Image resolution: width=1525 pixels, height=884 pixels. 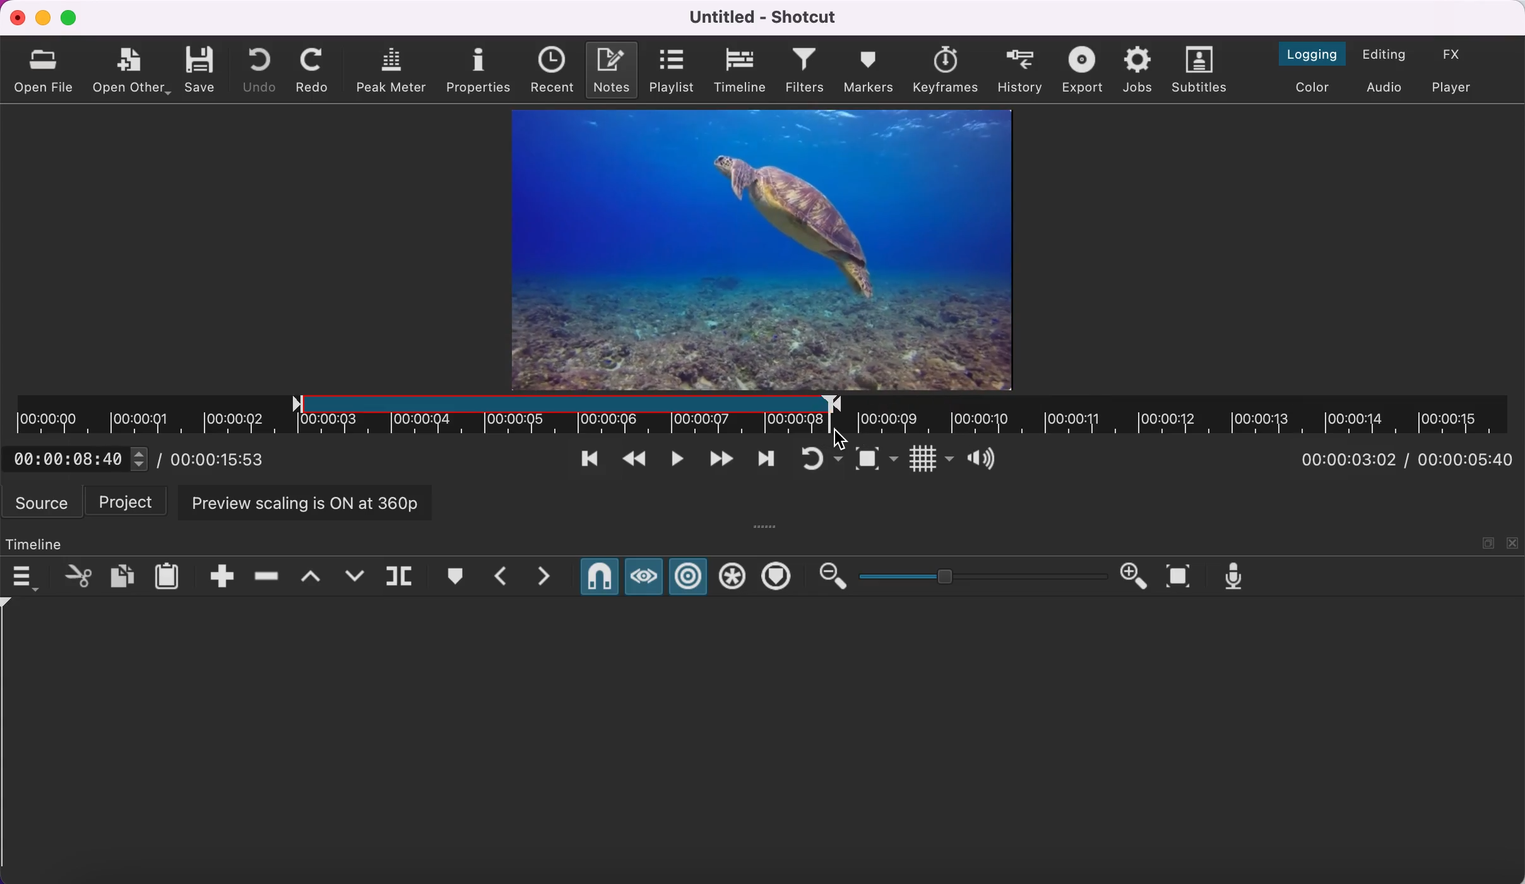 I want to click on play quickly backwards, so click(x=633, y=461).